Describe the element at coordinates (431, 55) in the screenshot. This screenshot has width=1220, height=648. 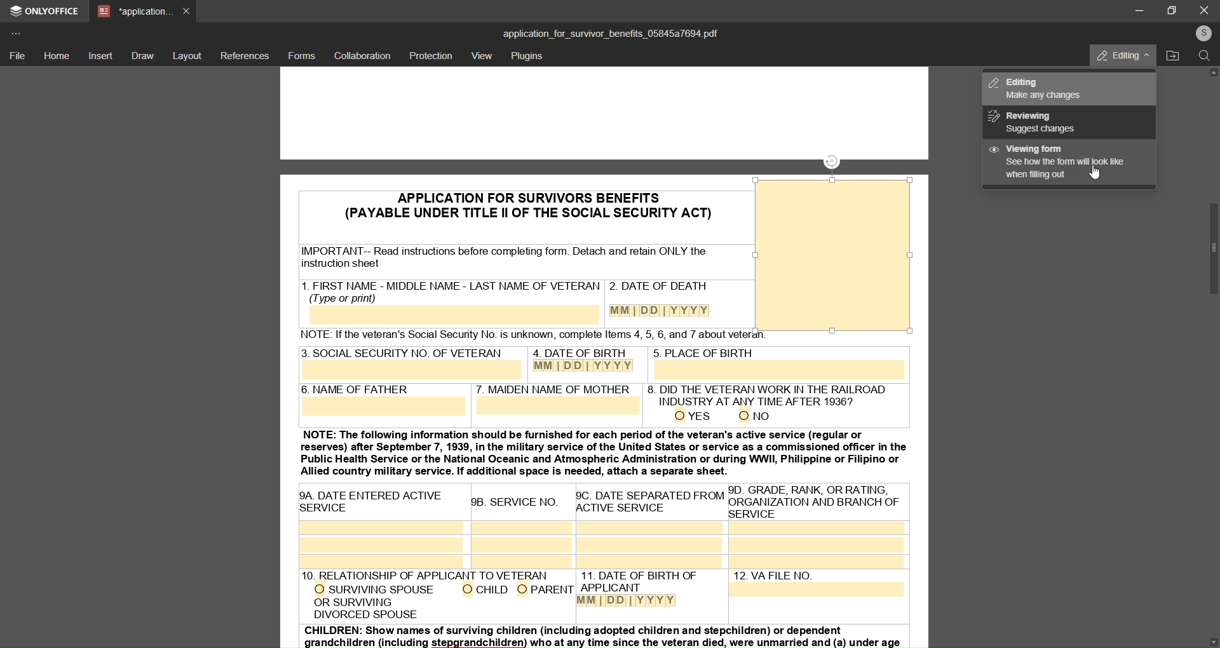
I see `protection` at that location.